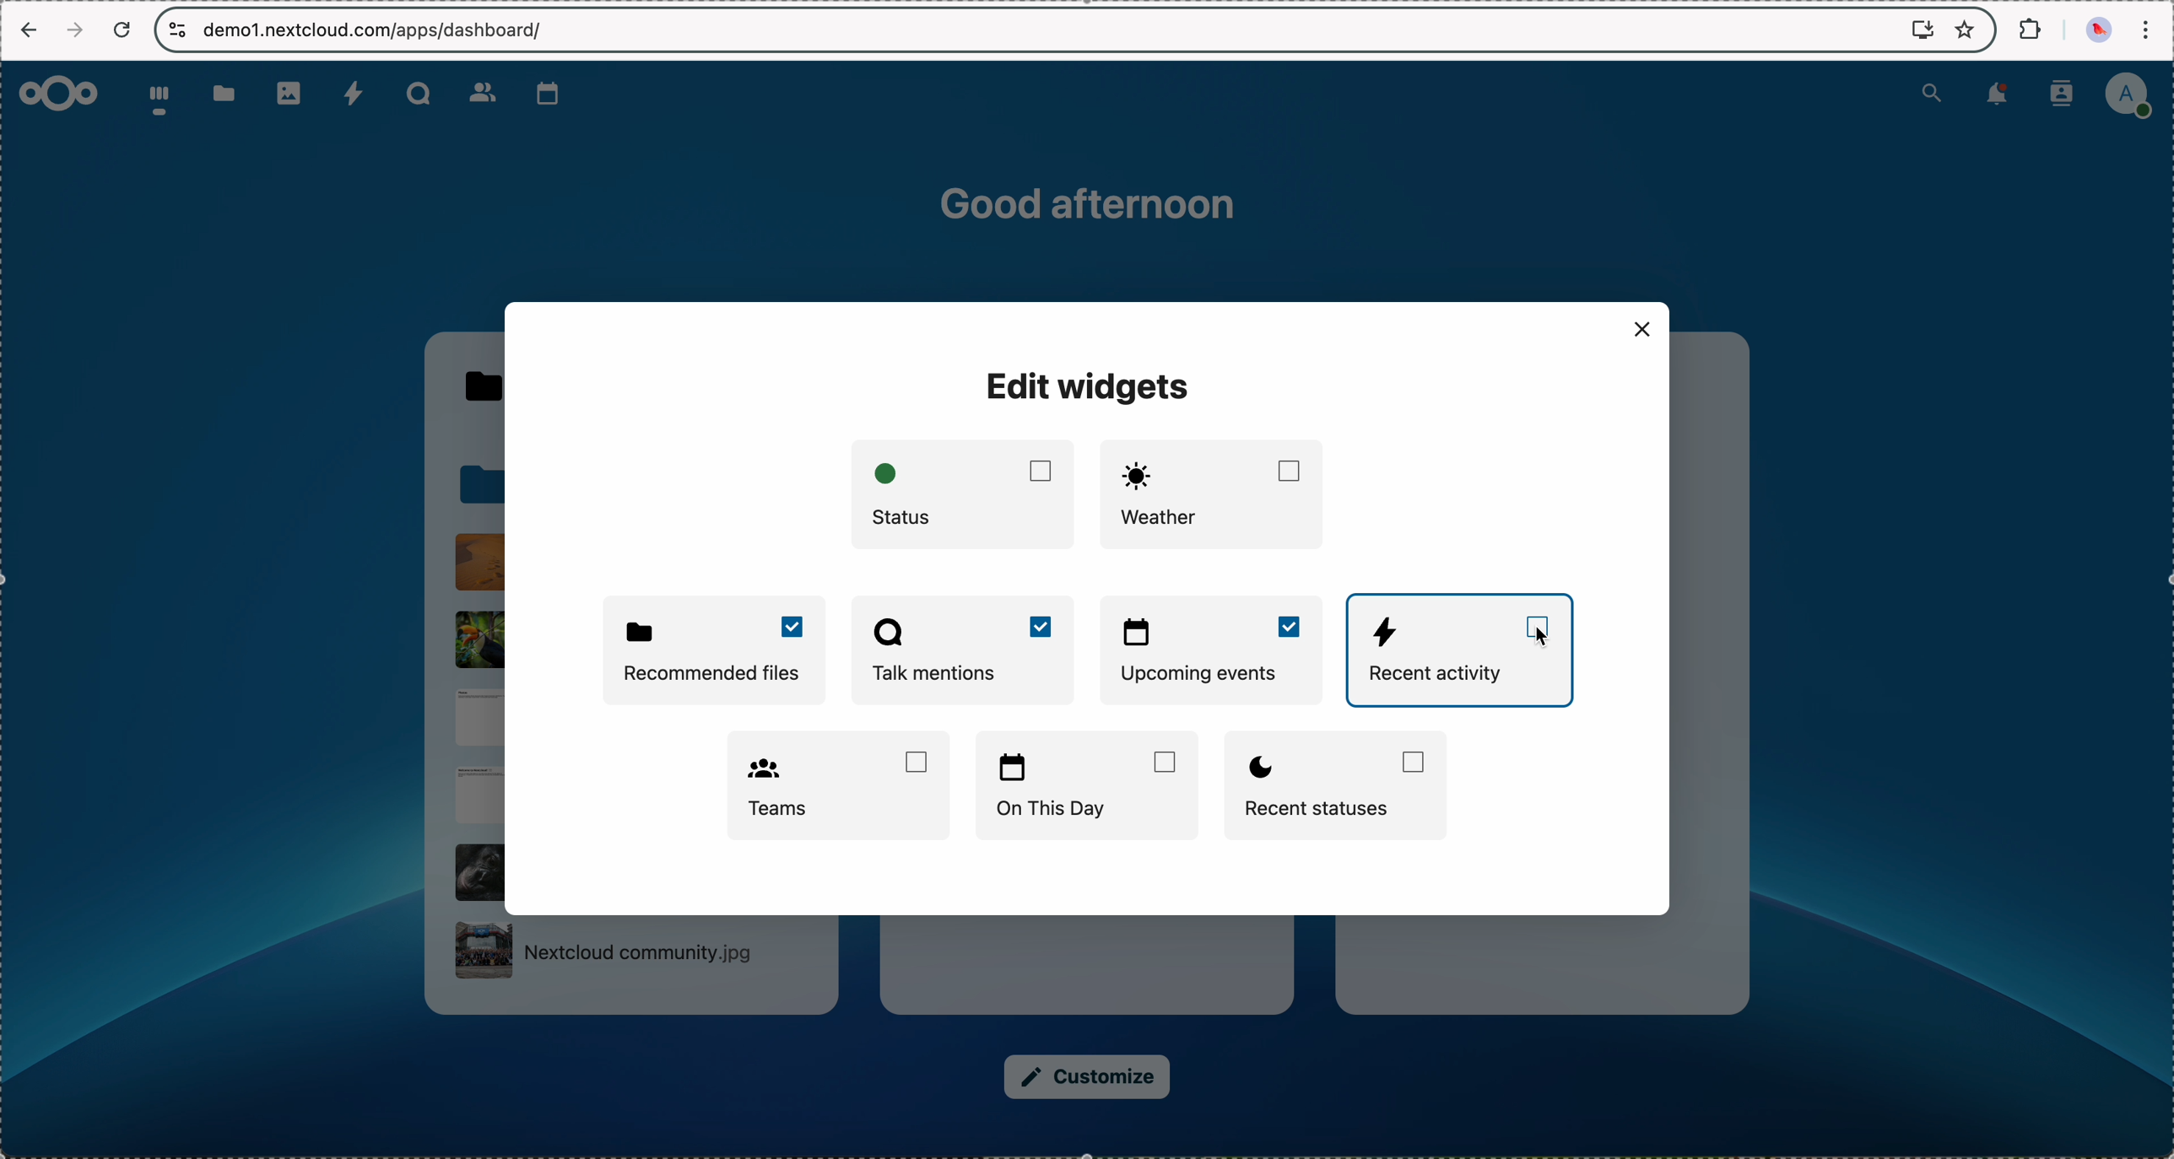 The height and width of the screenshot is (1159, 2174). Describe the element at coordinates (415, 92) in the screenshot. I see `Talk` at that location.